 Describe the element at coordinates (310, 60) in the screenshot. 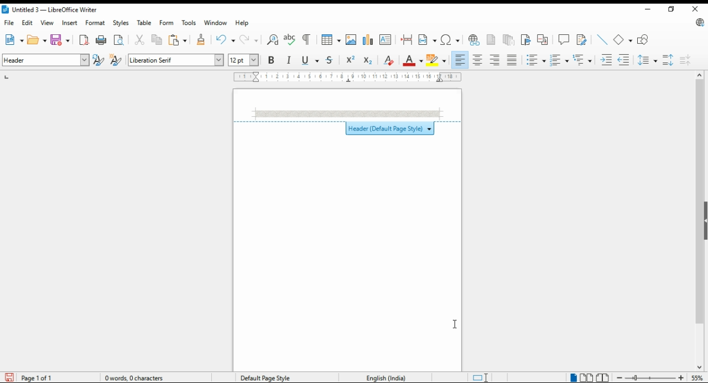

I see `underline` at that location.